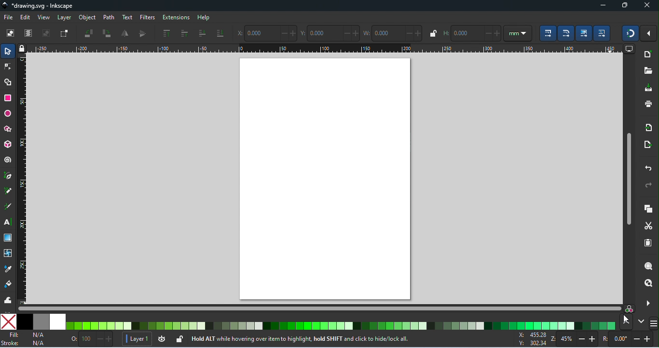 This screenshot has width=659, height=348. I want to click on pen , so click(10, 176).